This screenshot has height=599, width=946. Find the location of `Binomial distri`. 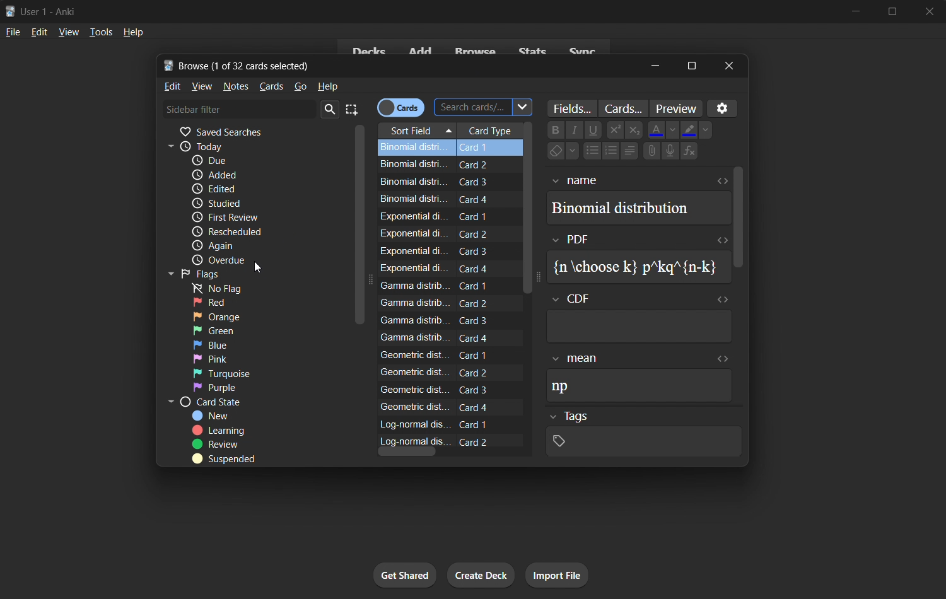

Binomial distri is located at coordinates (413, 183).